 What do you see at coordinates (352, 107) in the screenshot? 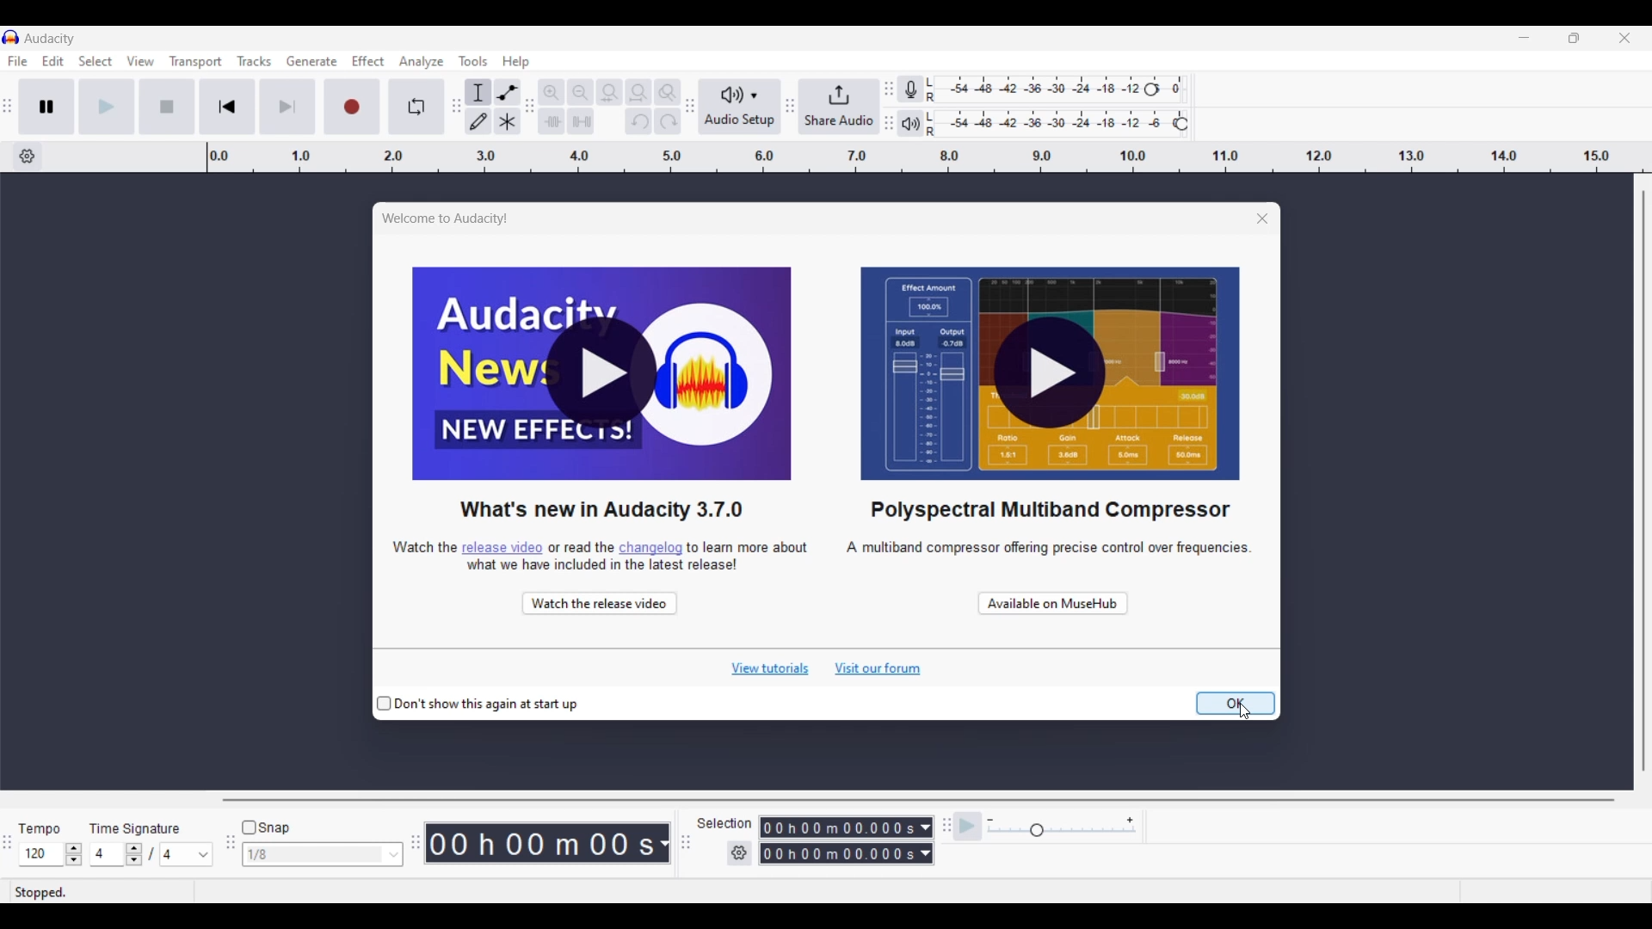
I see `Record/Record new track` at bounding box center [352, 107].